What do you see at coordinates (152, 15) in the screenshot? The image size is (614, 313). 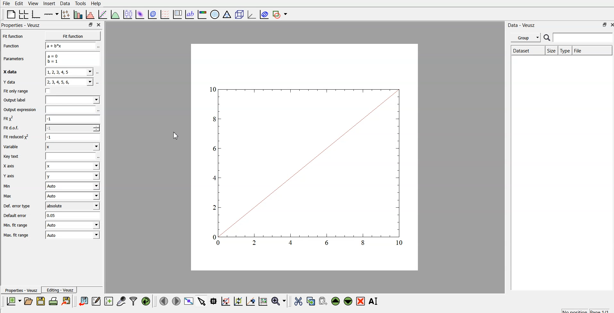 I see `plot 2d data set as contours` at bounding box center [152, 15].